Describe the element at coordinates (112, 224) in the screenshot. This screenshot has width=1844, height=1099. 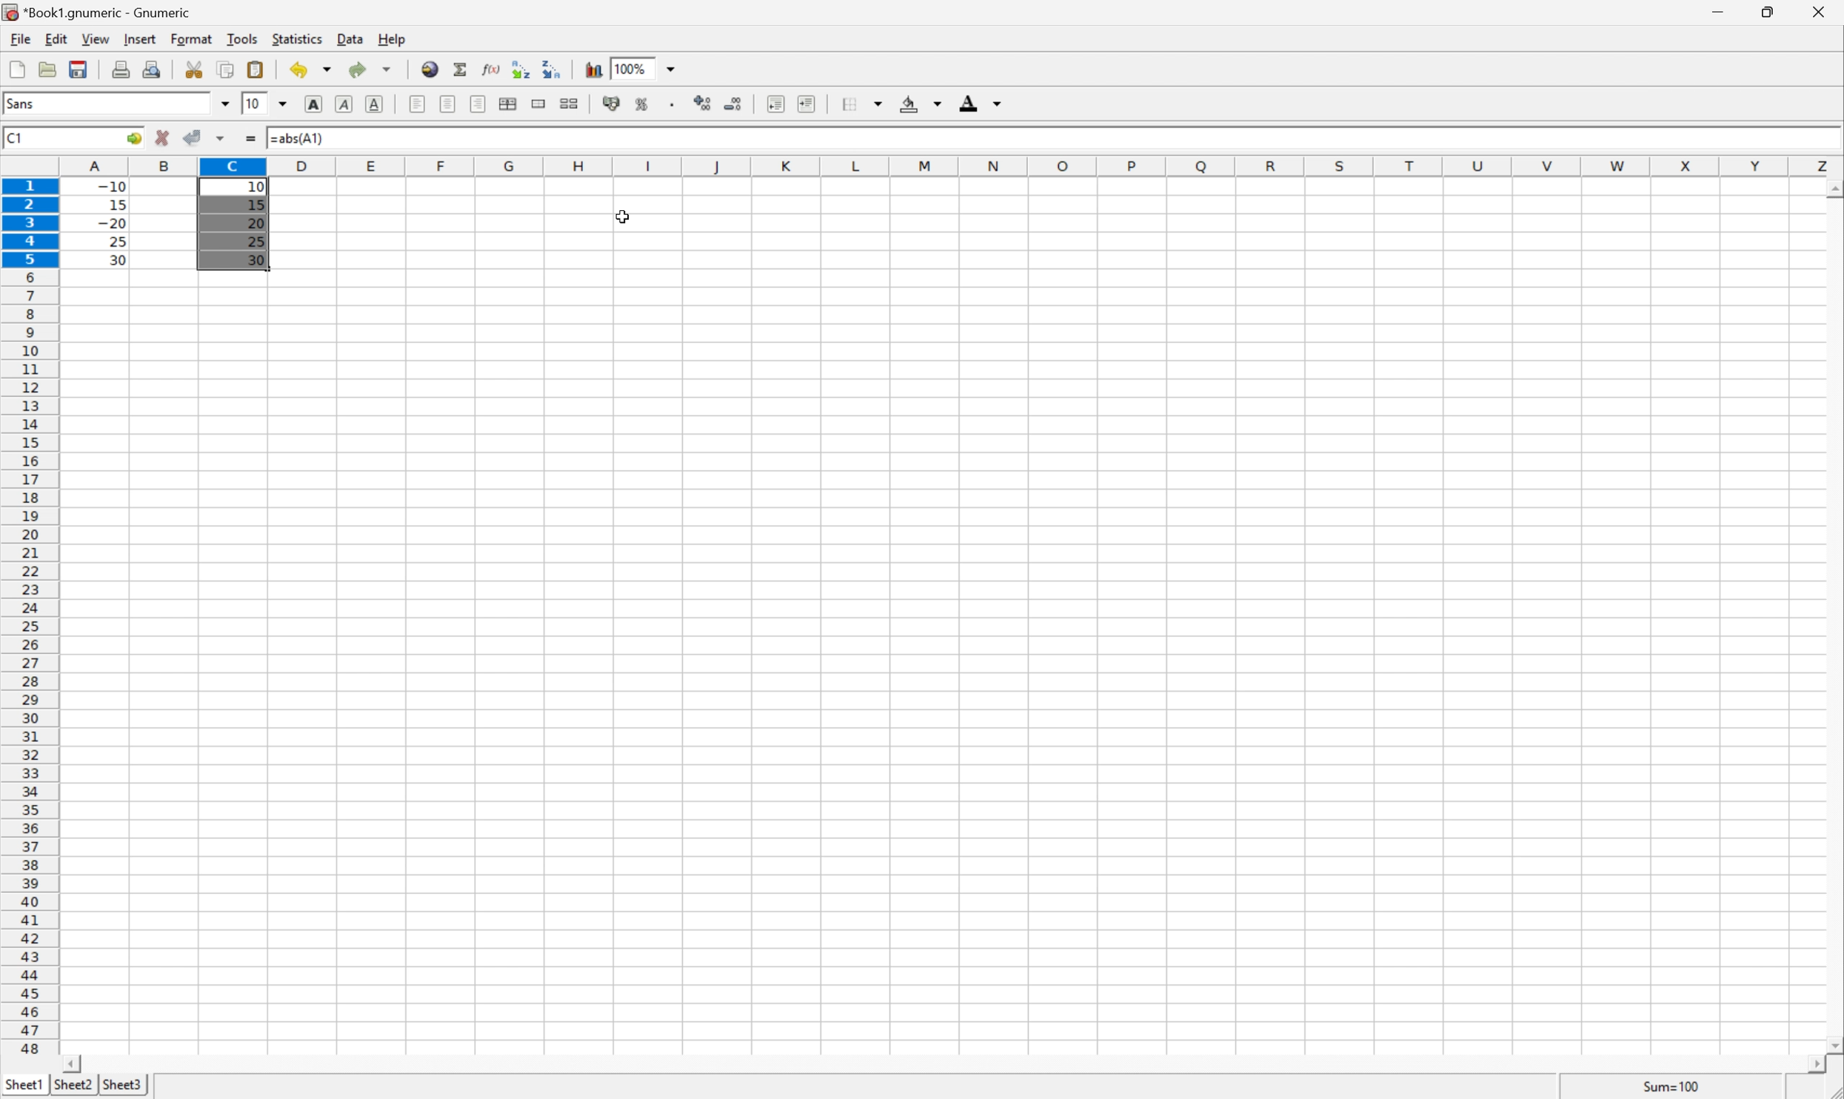
I see `-20` at that location.